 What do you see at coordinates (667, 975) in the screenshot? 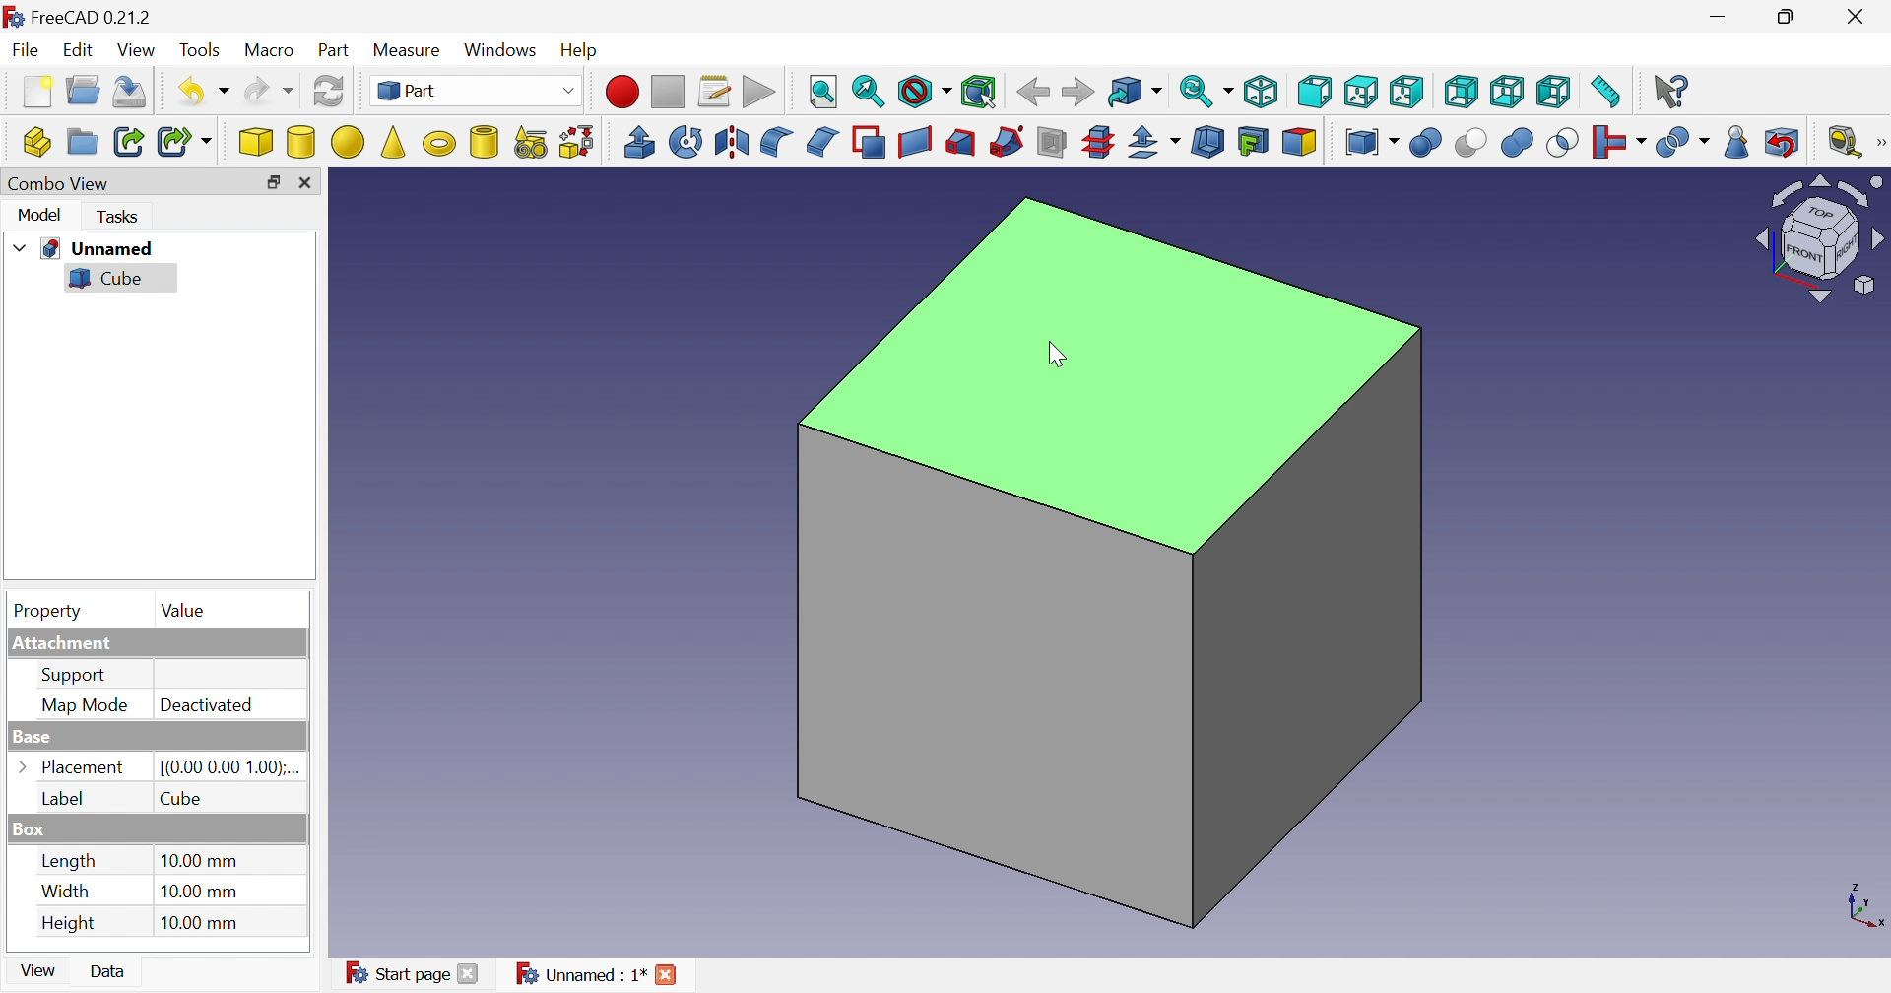
I see `Close` at bounding box center [667, 975].